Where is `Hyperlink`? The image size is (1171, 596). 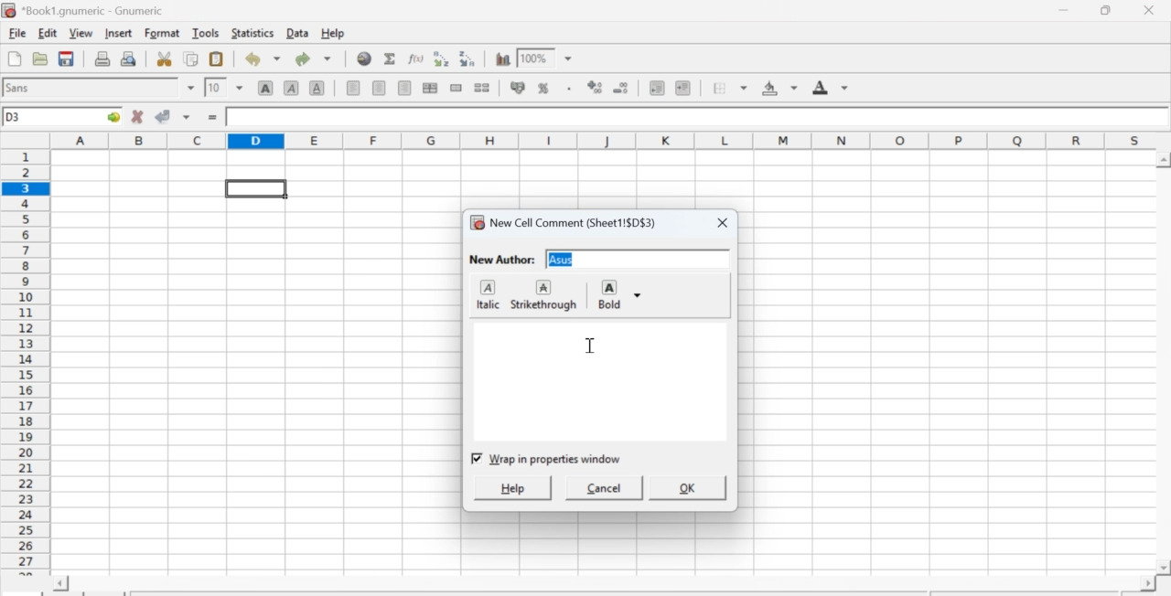
Hyperlink is located at coordinates (364, 59).